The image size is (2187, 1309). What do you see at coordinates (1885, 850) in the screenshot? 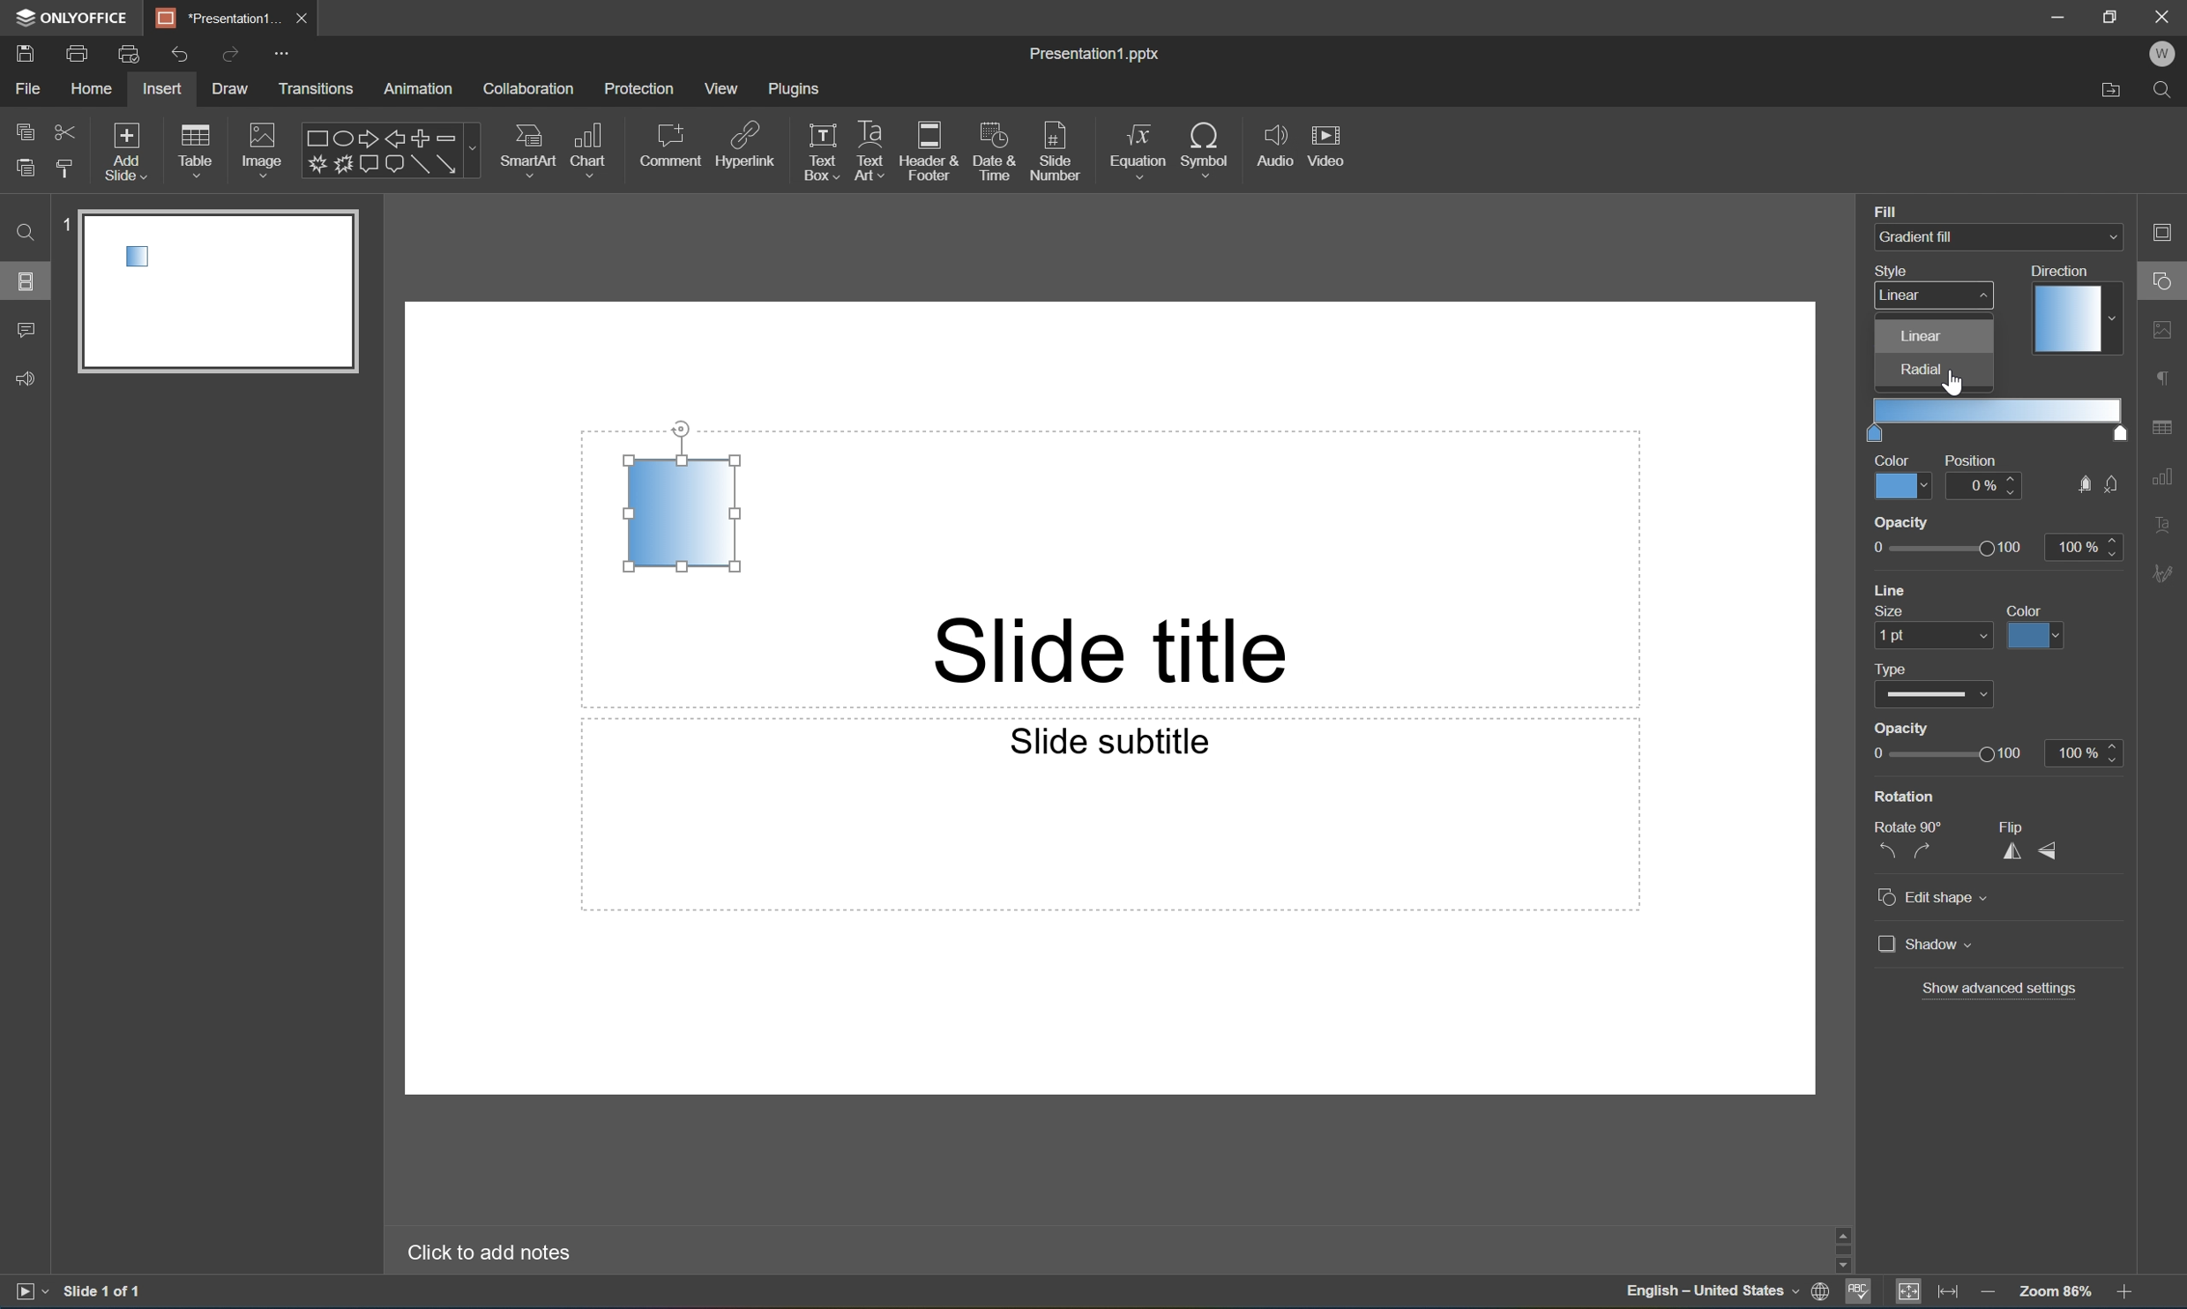
I see `Rotate 90° counterclockwise` at bounding box center [1885, 850].